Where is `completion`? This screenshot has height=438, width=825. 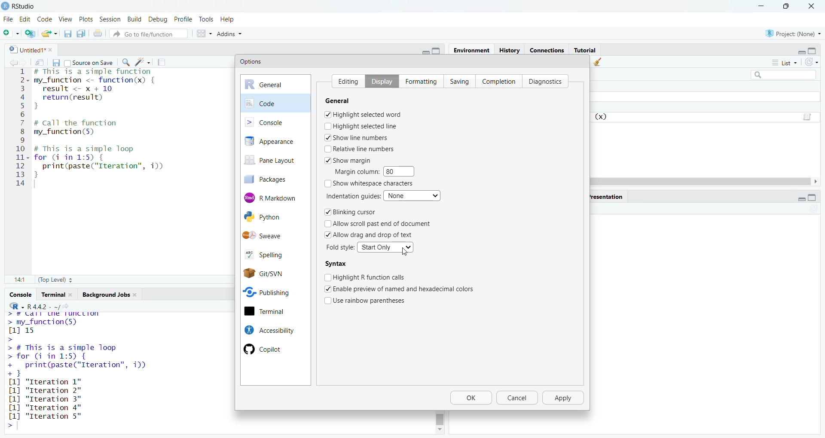 completion is located at coordinates (498, 80).